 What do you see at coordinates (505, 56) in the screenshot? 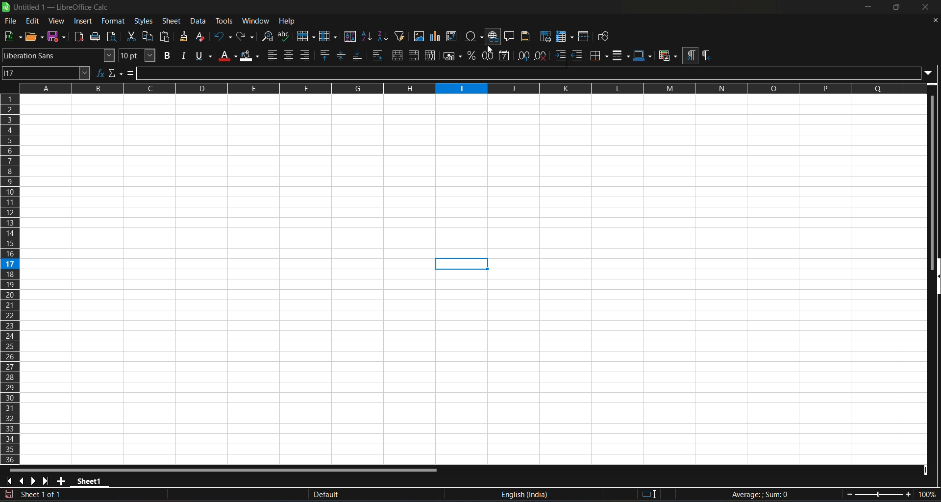
I see `format as date` at bounding box center [505, 56].